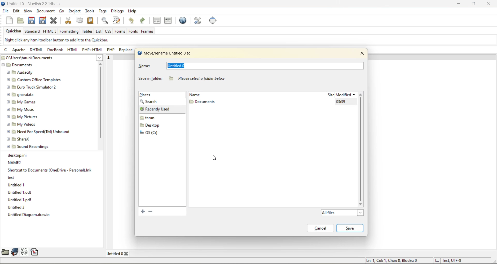 This screenshot has width=497, height=264. Describe the element at coordinates (19, 155) in the screenshot. I see `desktop.ini` at that location.